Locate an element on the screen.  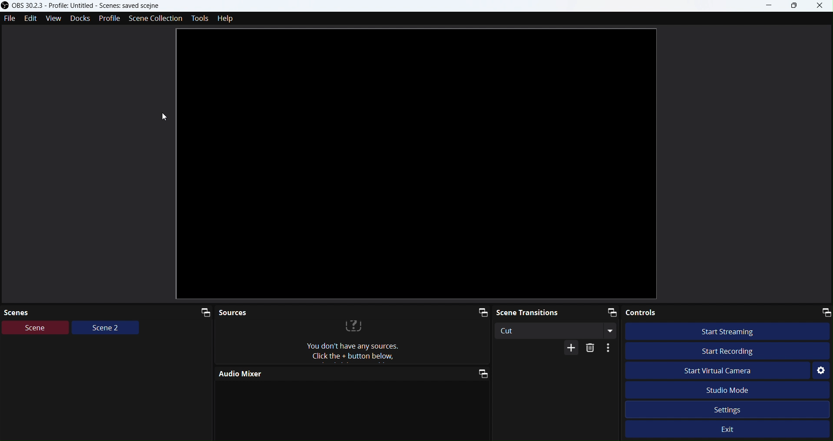
Scene transitions is located at coordinates (558, 312).